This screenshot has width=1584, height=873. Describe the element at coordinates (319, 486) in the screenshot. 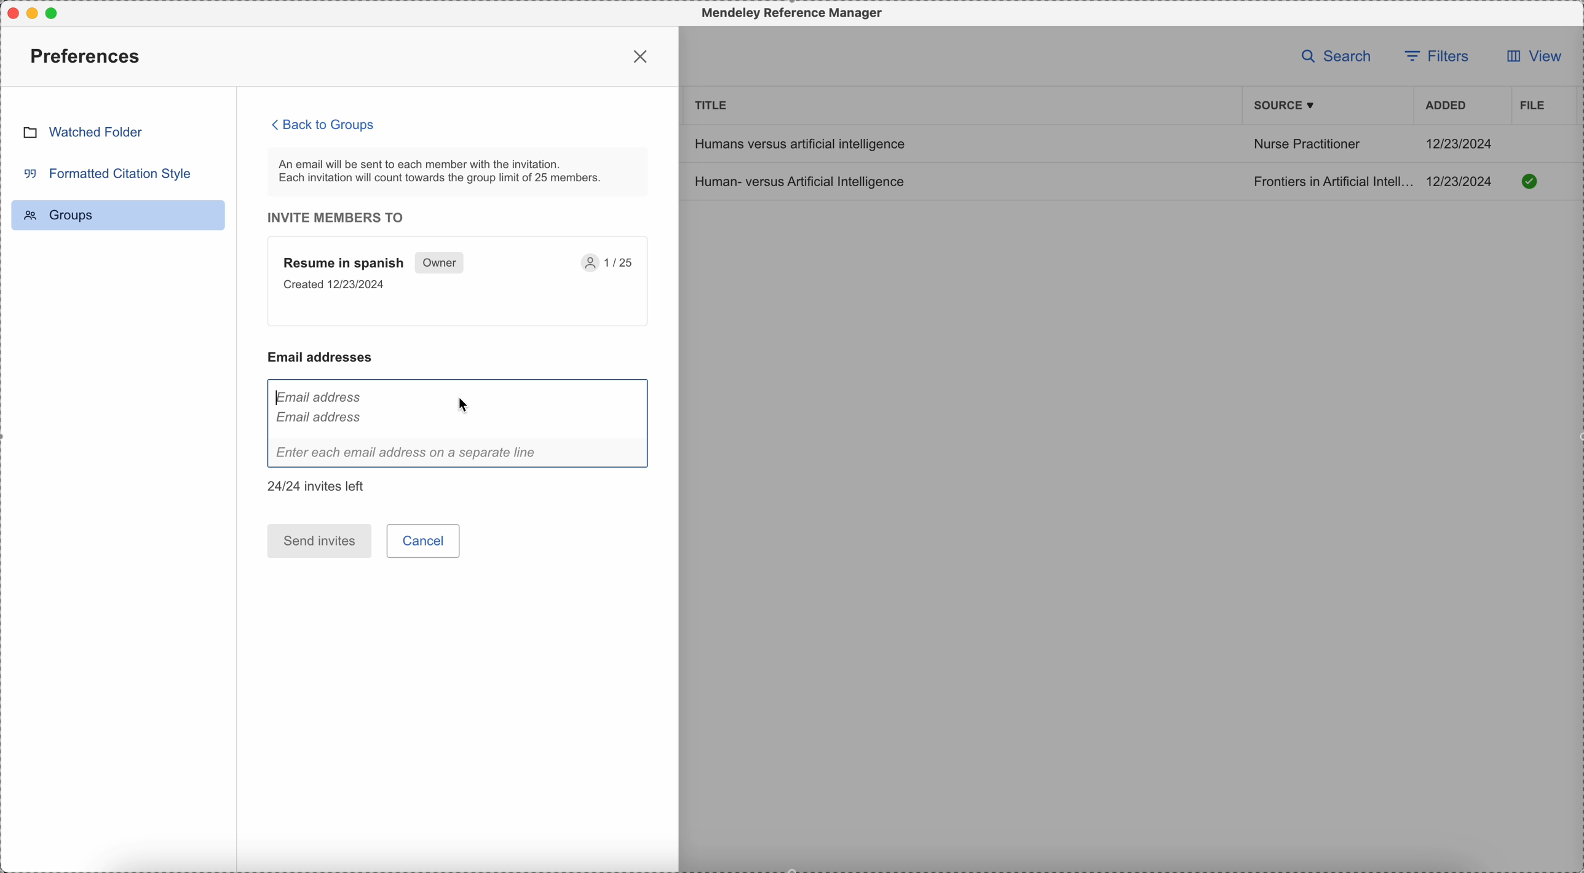

I see `24/24 invites left` at that location.